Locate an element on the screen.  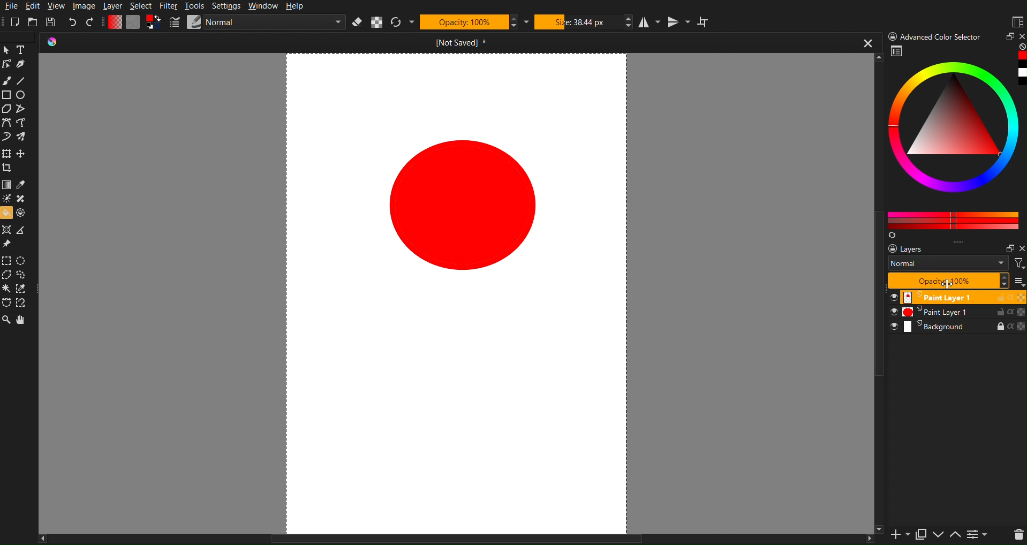
Opactity is located at coordinates (475, 22).